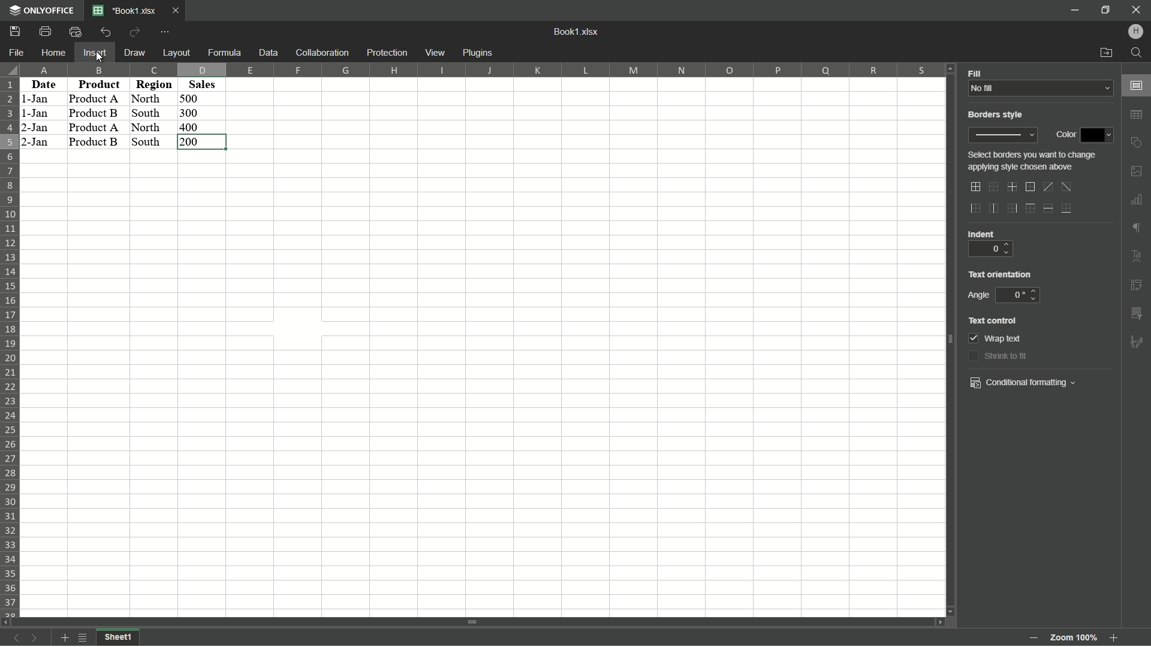 Image resolution: width=1151 pixels, height=647 pixels. What do you see at coordinates (107, 32) in the screenshot?
I see `Undo` at bounding box center [107, 32].